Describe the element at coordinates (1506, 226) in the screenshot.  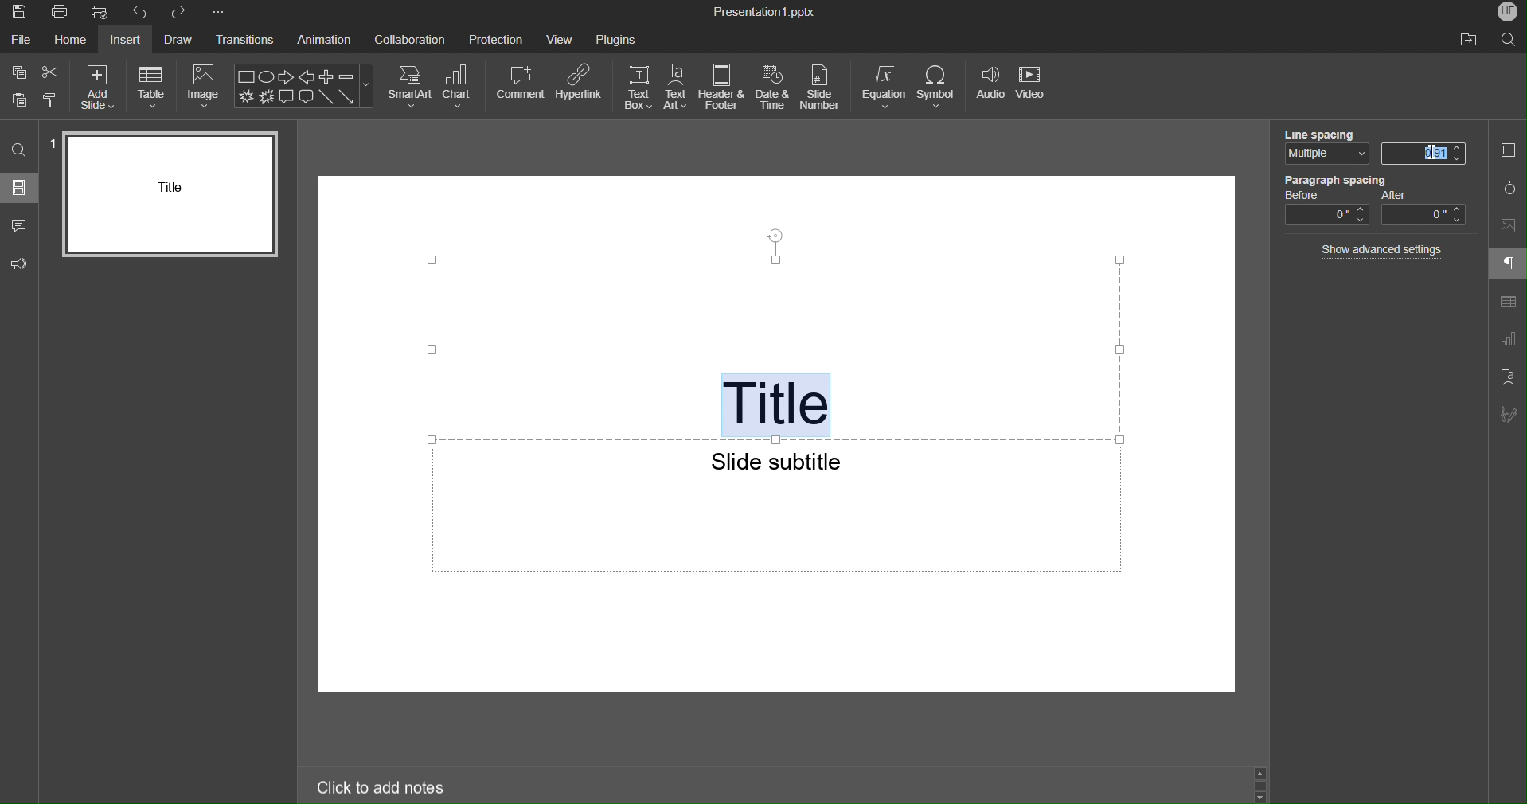
I see `Image Settings` at that location.